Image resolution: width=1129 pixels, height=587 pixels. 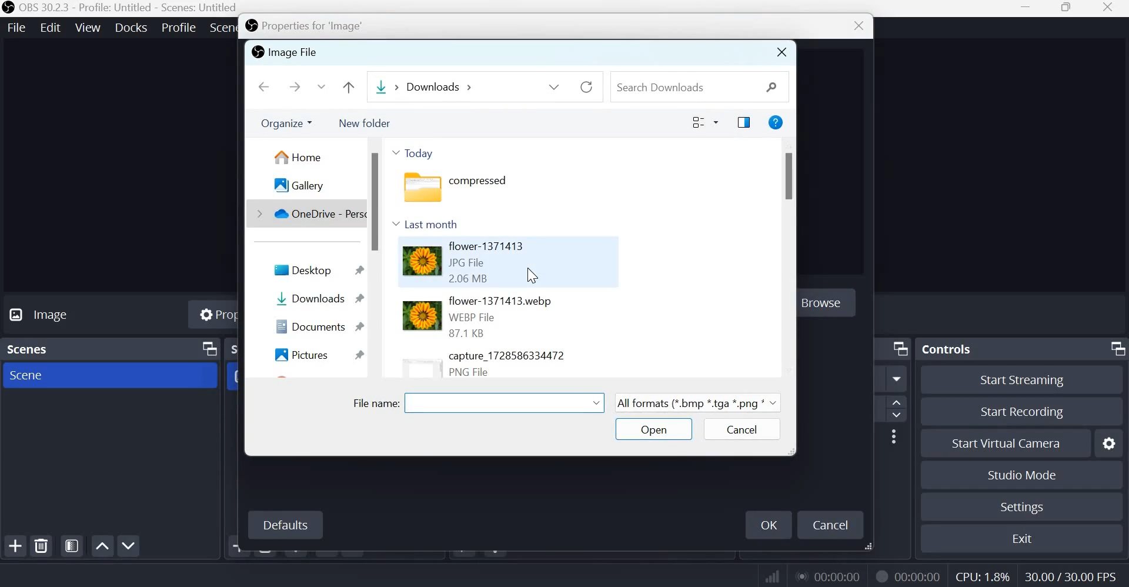 I want to click on Start virtual camera, so click(x=1015, y=442).